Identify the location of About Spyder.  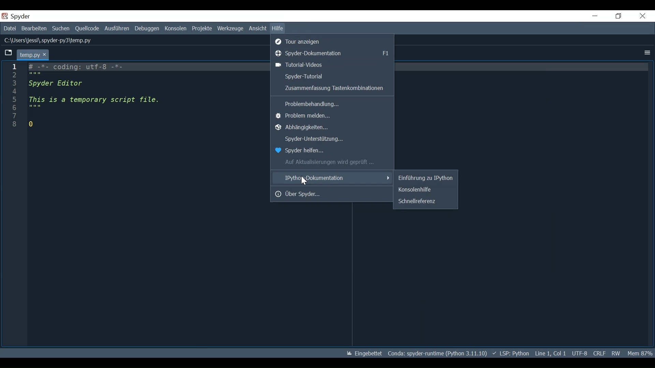
(333, 194).